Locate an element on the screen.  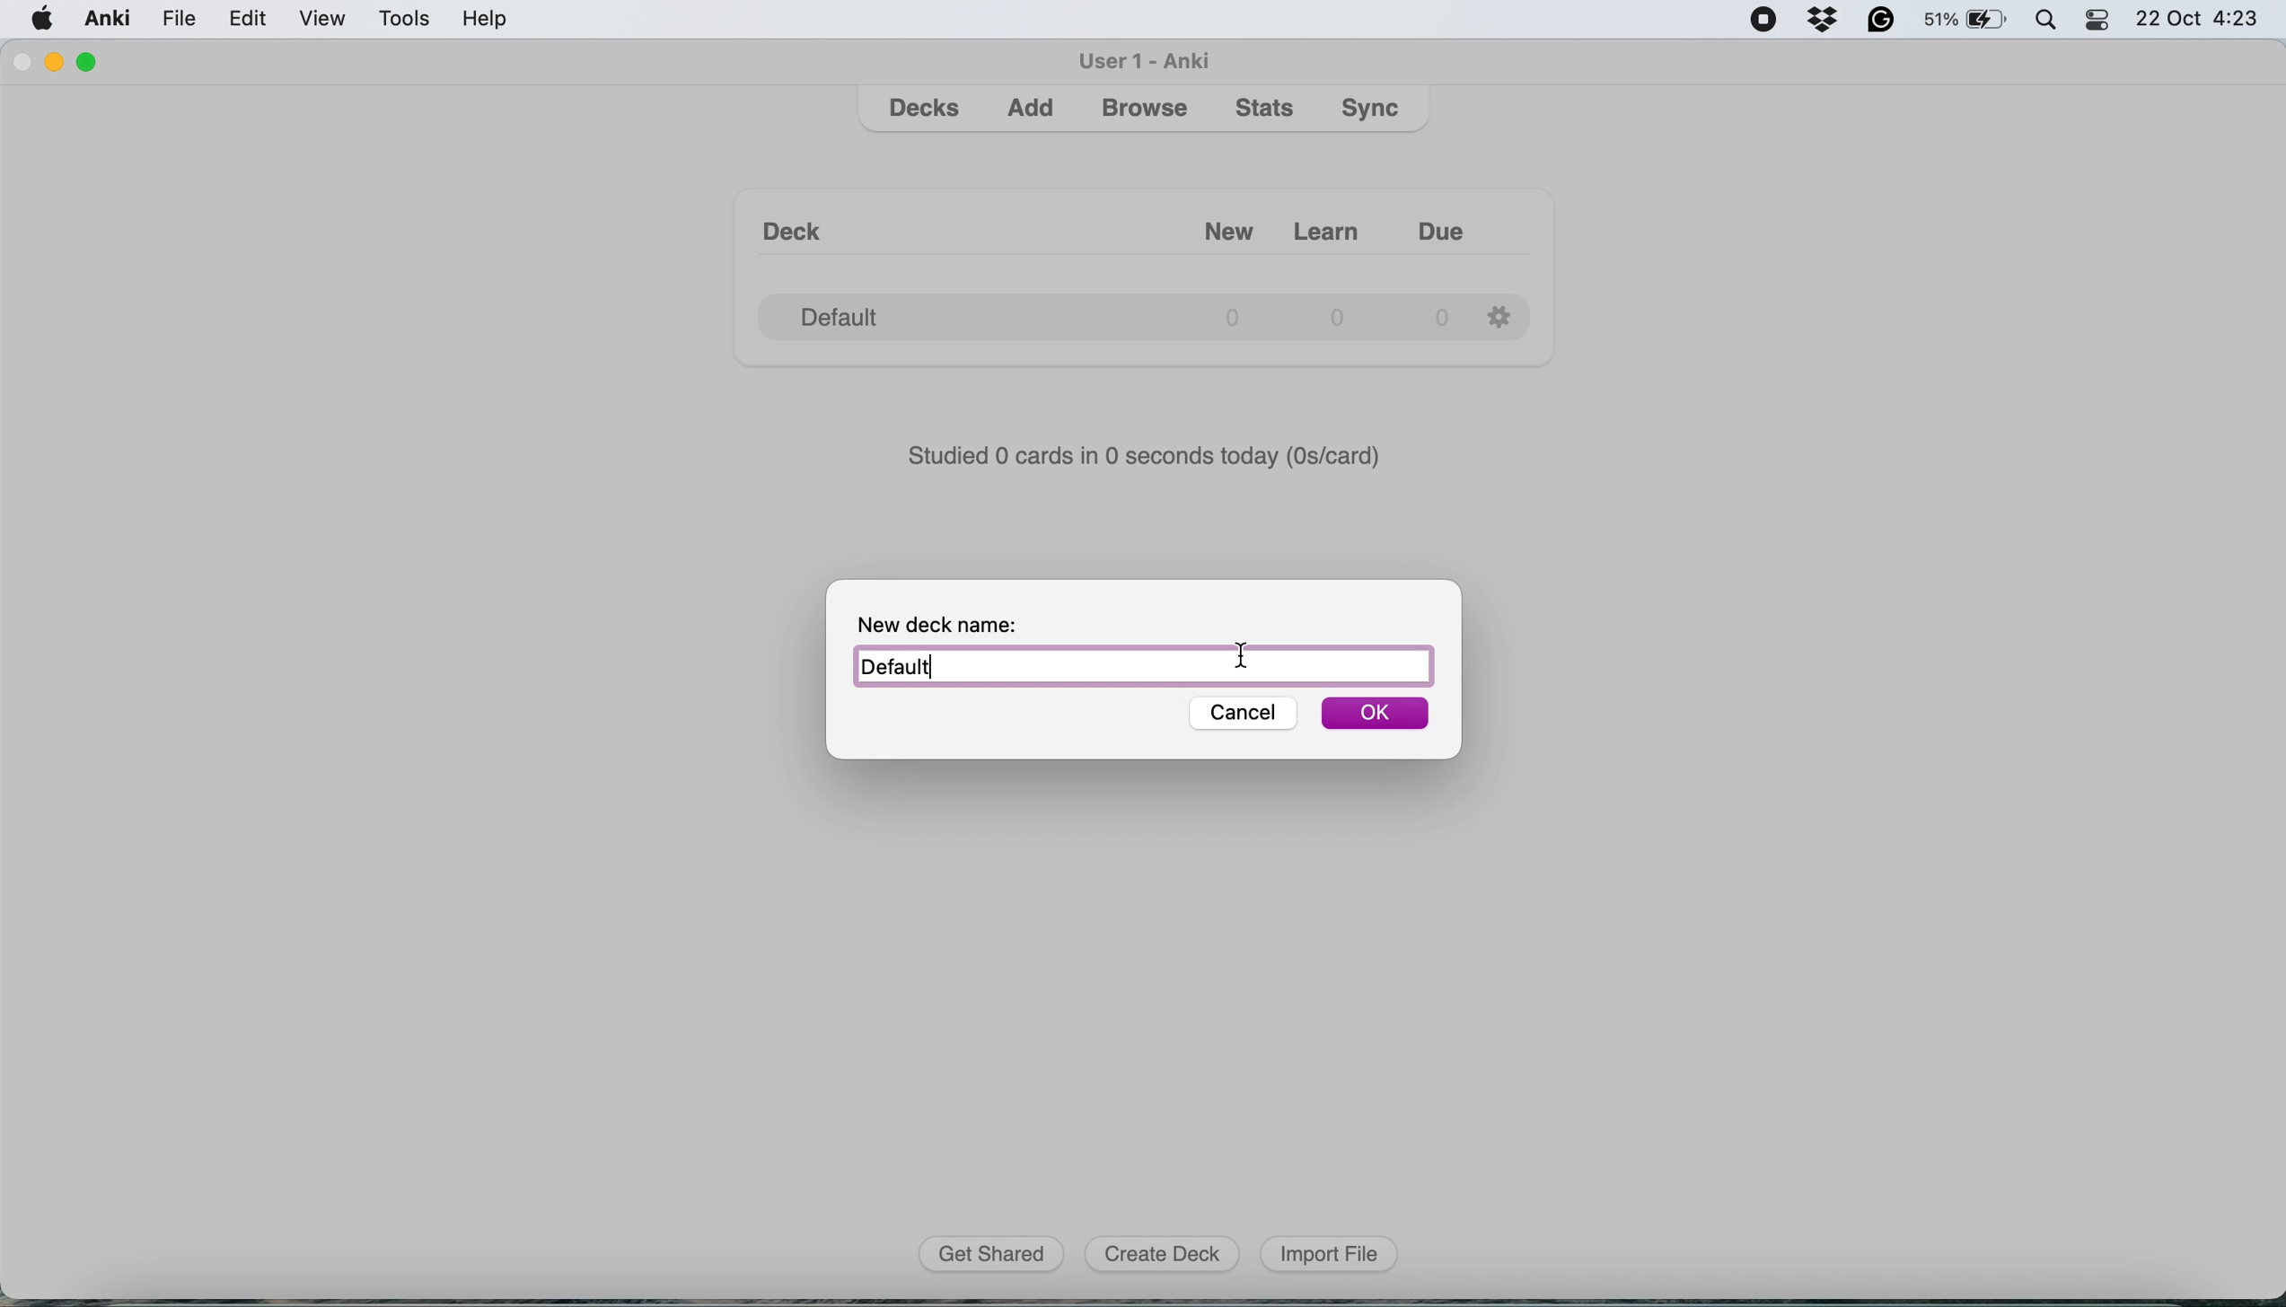
file is located at coordinates (178, 19).